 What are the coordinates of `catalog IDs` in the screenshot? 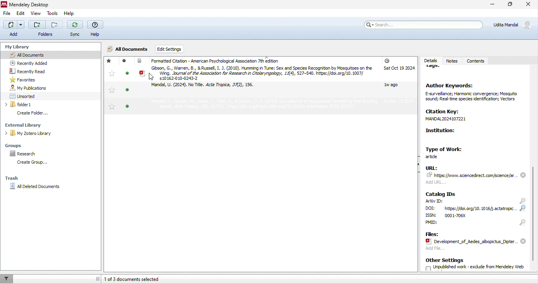 It's located at (442, 194).